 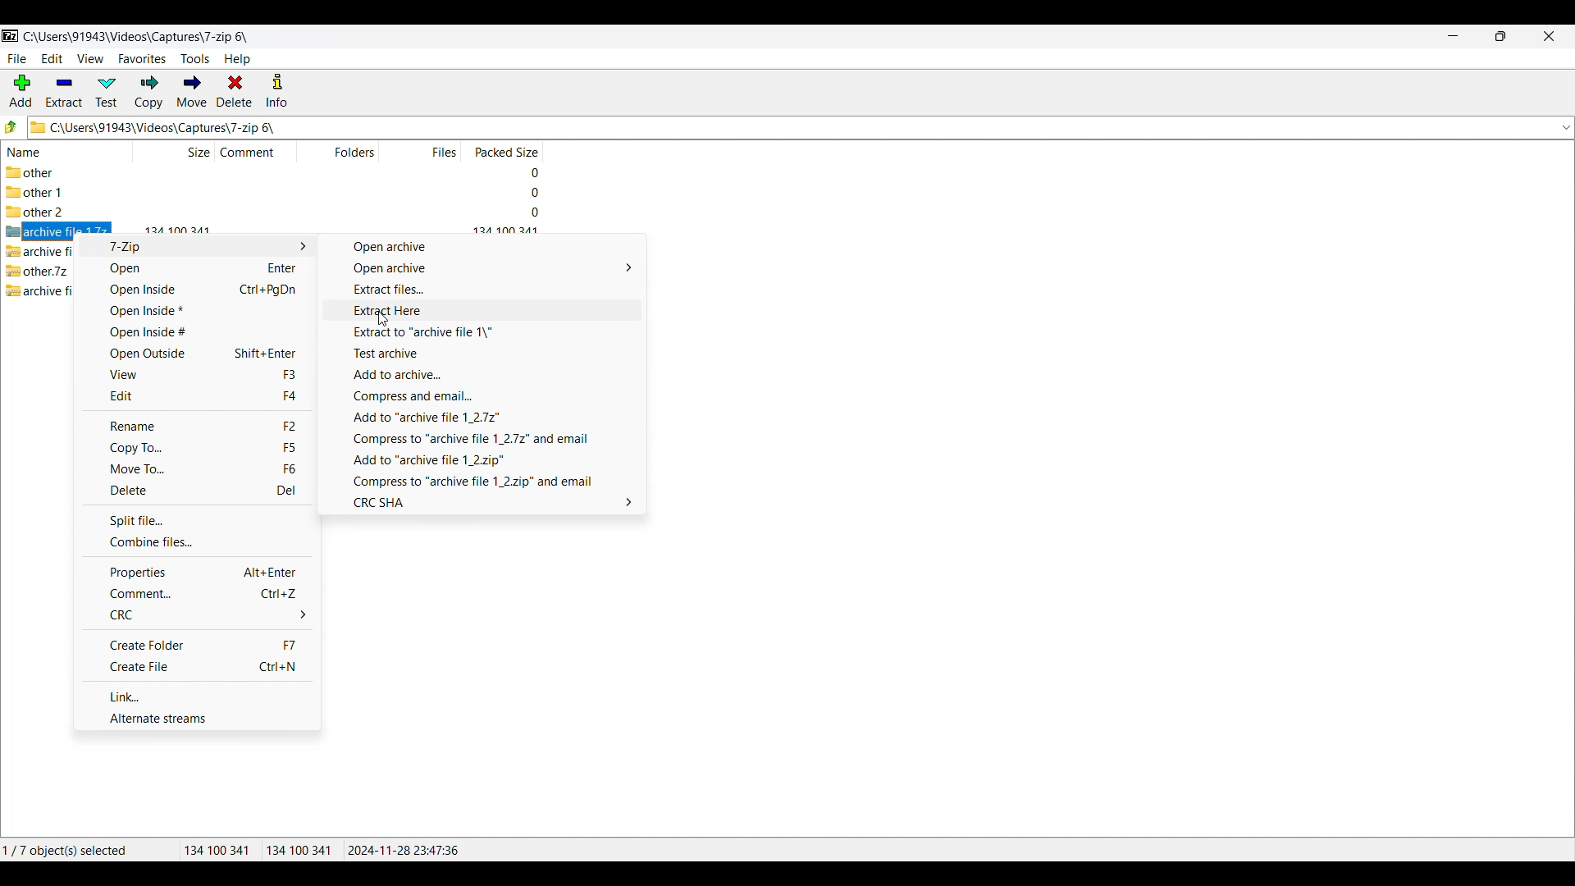 What do you see at coordinates (194, 448) in the screenshot?
I see `Copy to` at bounding box center [194, 448].